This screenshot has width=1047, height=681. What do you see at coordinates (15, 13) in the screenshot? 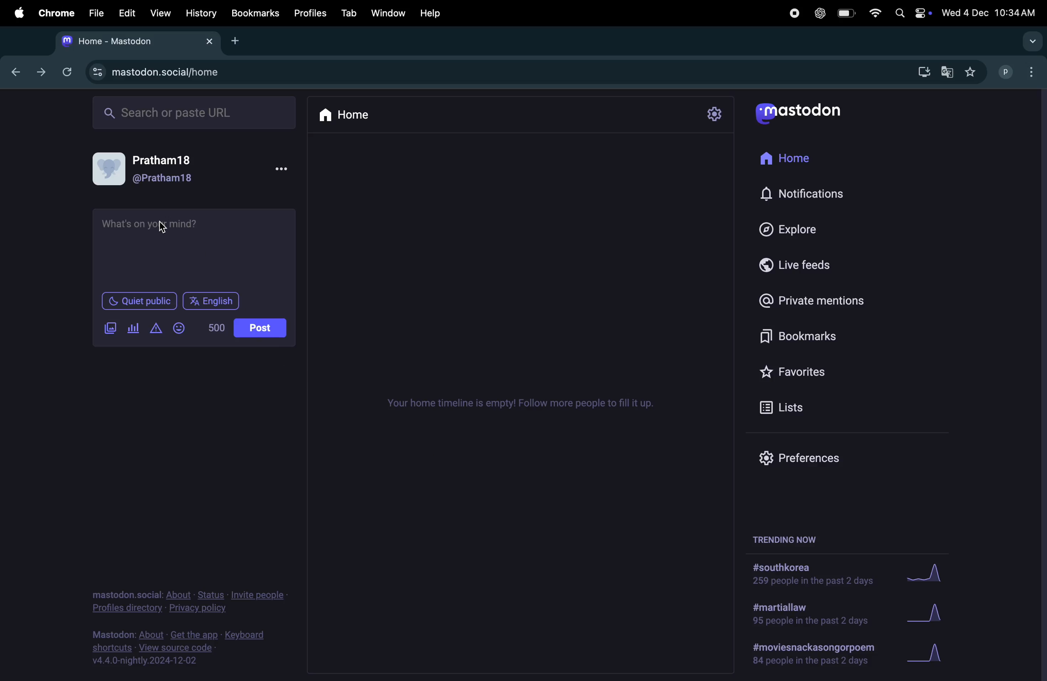
I see `apple menu` at bounding box center [15, 13].